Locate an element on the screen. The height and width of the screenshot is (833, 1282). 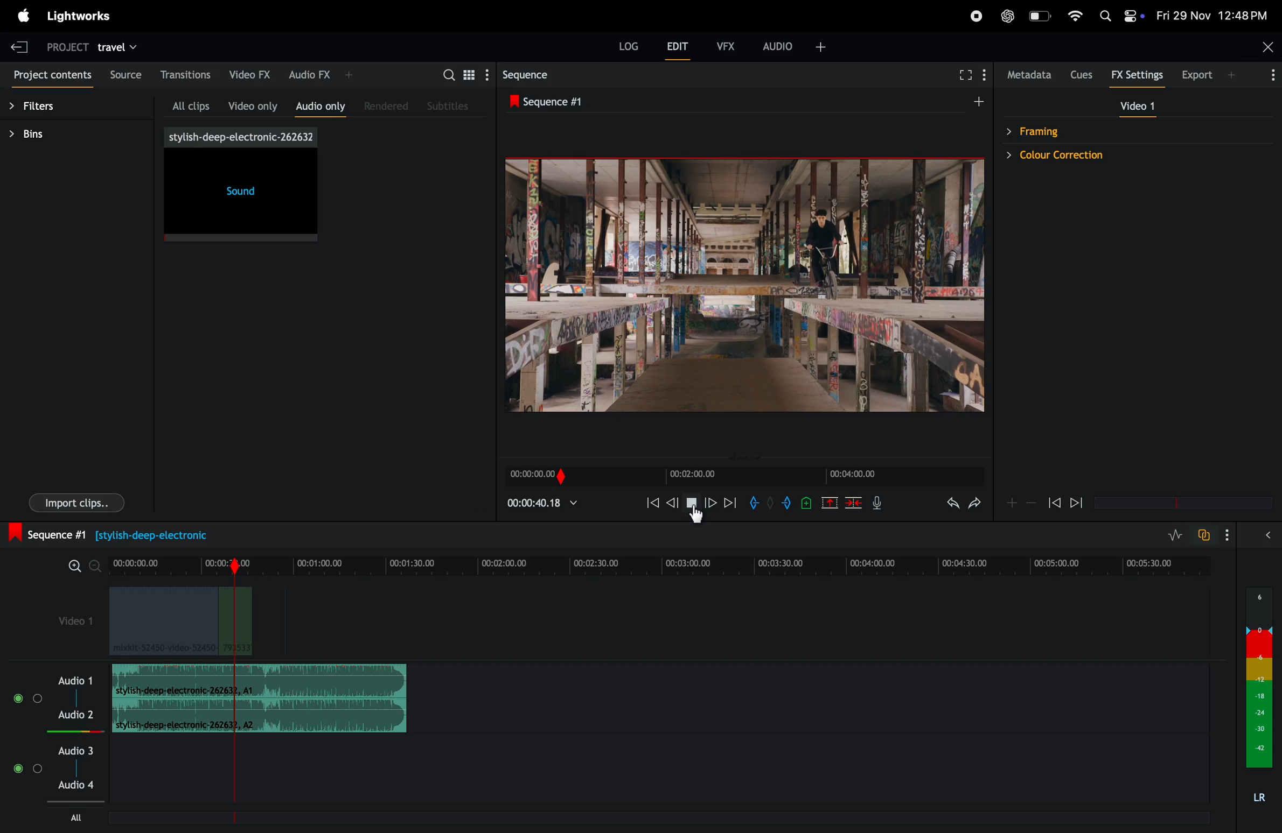
add is located at coordinates (831, 502).